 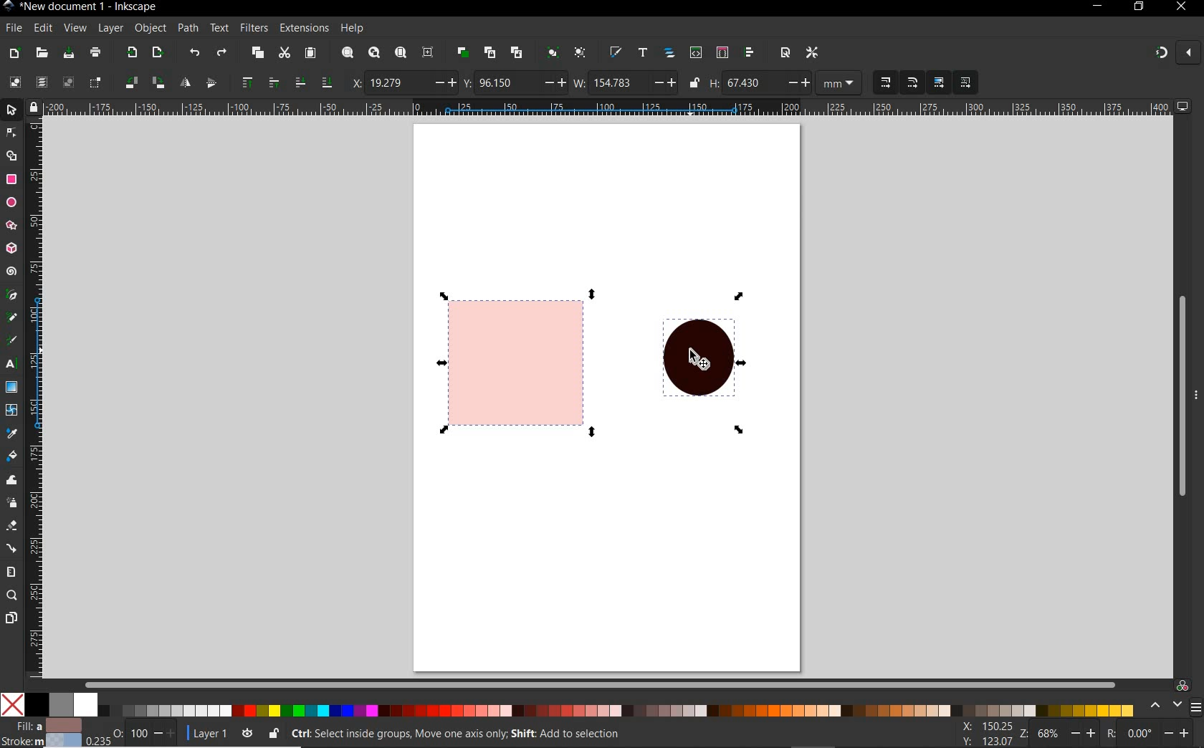 What do you see at coordinates (749, 53) in the screenshot?
I see `open align and distribu` at bounding box center [749, 53].